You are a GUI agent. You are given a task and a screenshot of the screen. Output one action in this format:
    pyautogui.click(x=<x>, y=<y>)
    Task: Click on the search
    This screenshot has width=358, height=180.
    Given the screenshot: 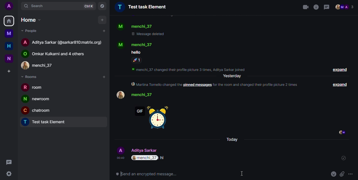 What is the action you would take?
    pyautogui.click(x=36, y=5)
    